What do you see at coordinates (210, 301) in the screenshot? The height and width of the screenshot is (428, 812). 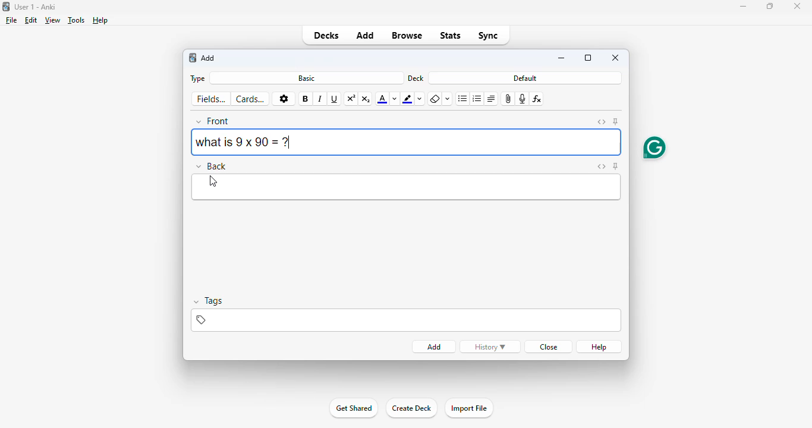 I see `tags` at bounding box center [210, 301].